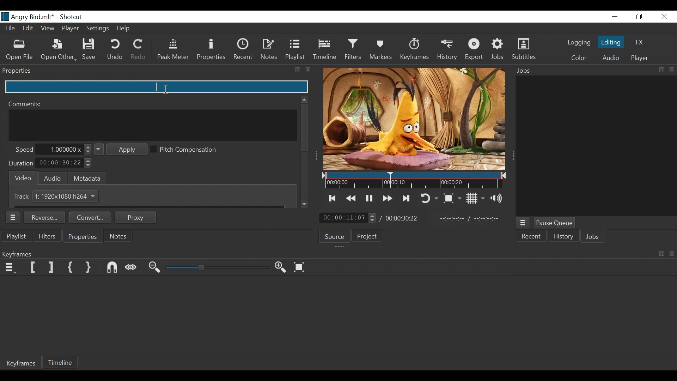 The width and height of the screenshot is (677, 381). Describe the element at coordinates (119, 236) in the screenshot. I see `Notes` at that location.